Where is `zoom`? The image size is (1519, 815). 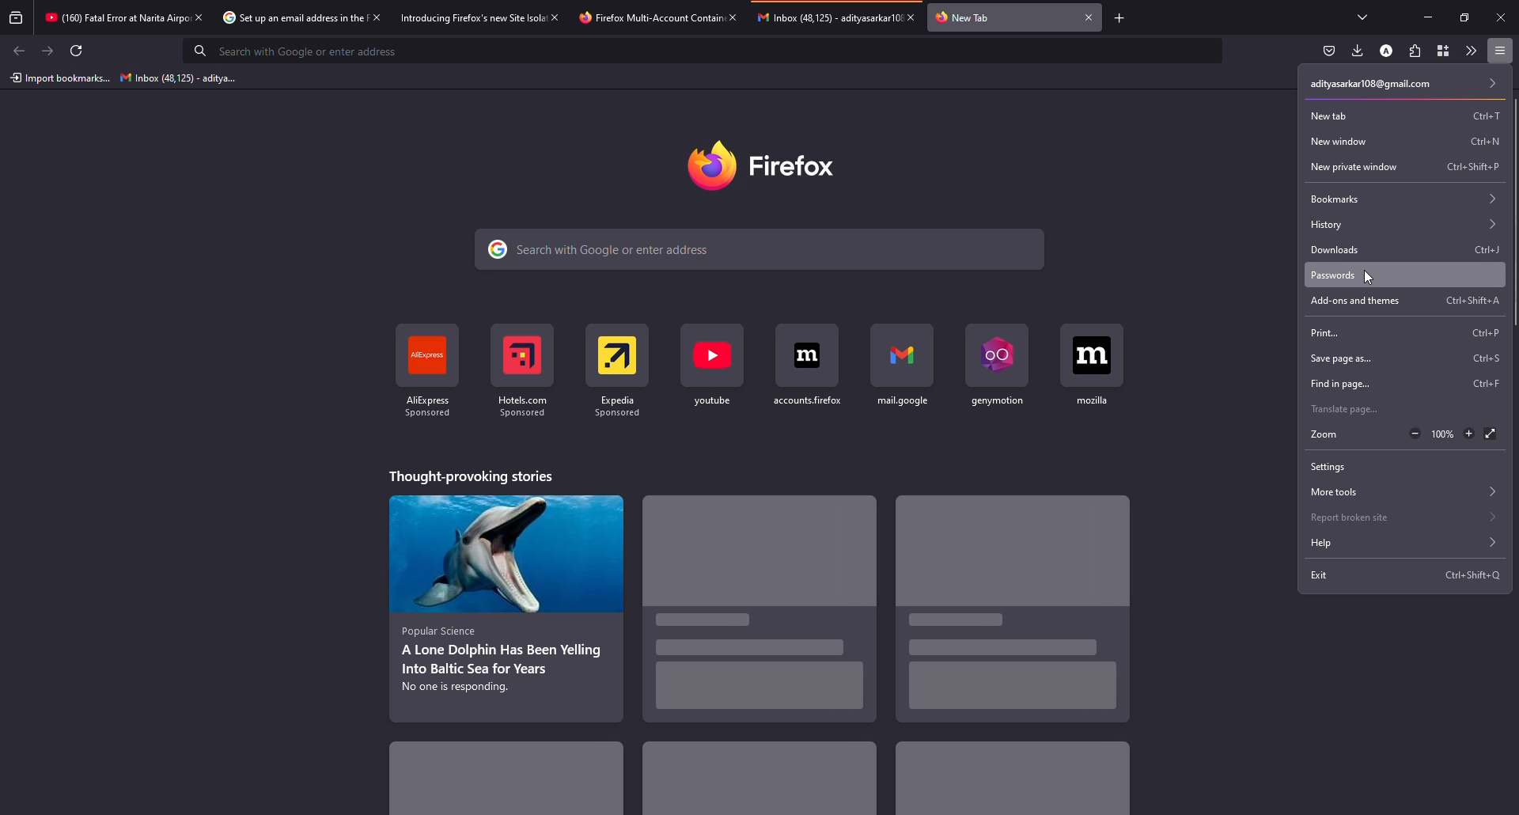
zoom is located at coordinates (1324, 435).